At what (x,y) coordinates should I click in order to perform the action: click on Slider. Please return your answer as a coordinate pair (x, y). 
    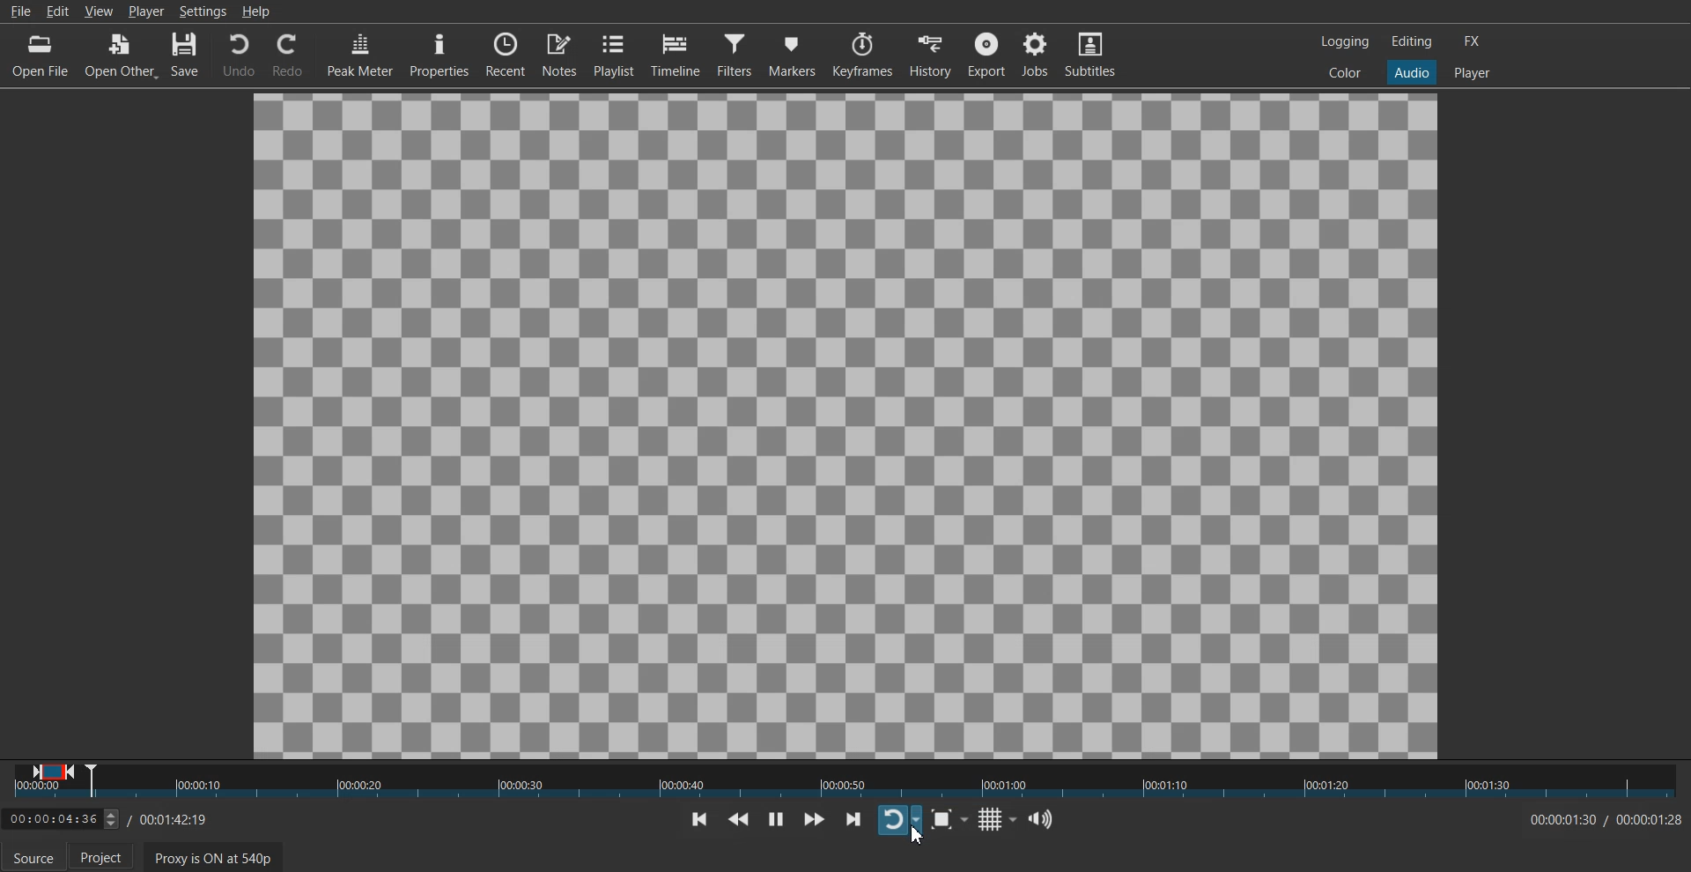
    Looking at the image, I should click on (845, 781).